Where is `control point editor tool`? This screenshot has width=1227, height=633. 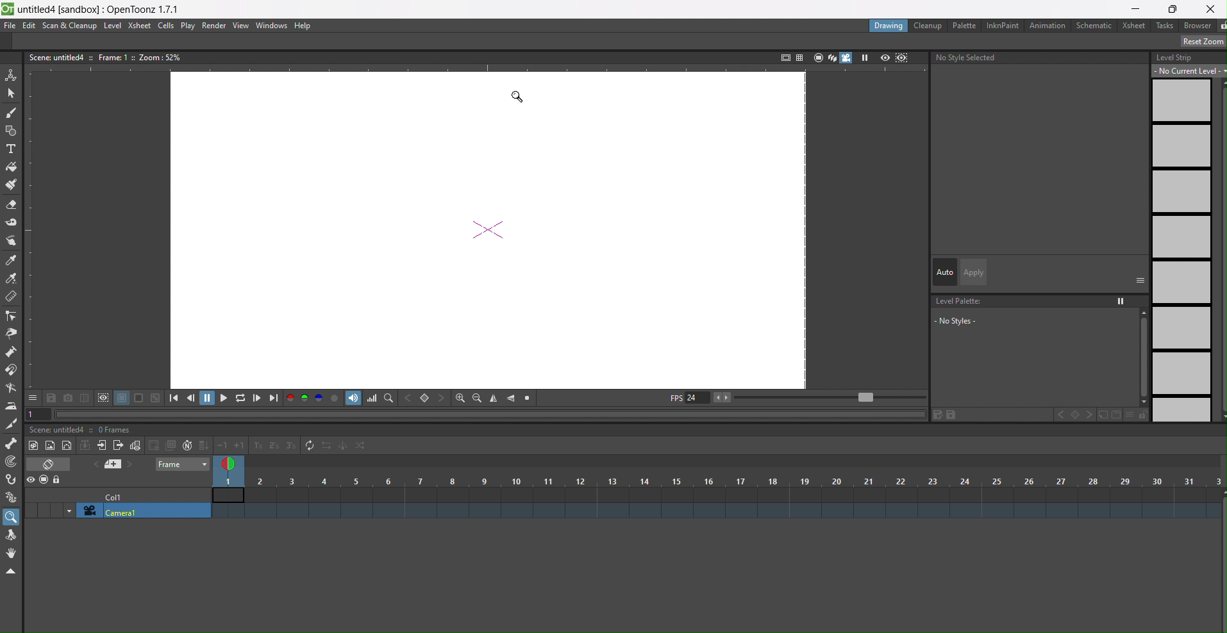 control point editor tool is located at coordinates (12, 316).